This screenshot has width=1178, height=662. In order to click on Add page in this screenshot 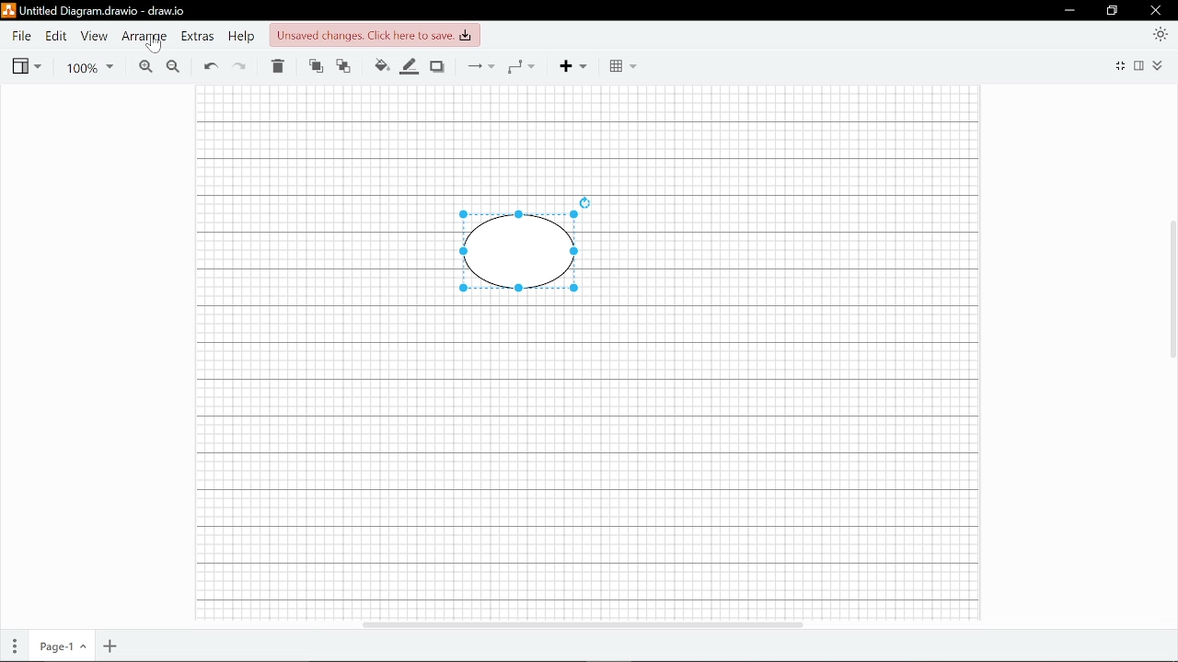, I will do `click(108, 647)`.